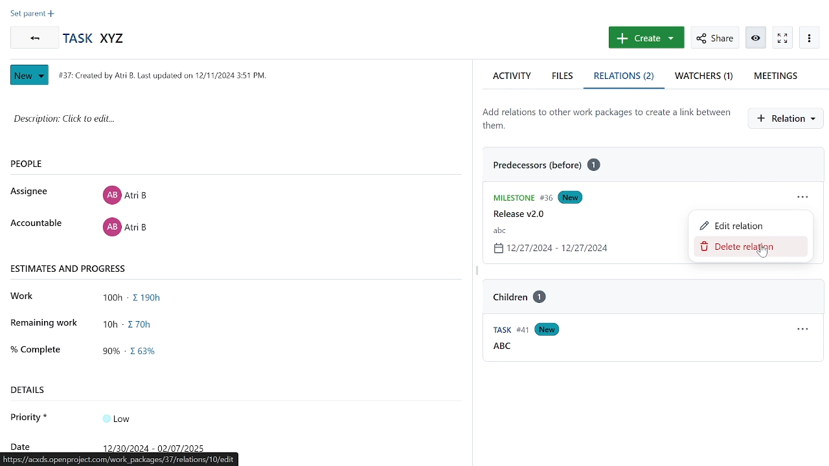 This screenshot has height=466, width=829. What do you see at coordinates (750, 225) in the screenshot?
I see `edit relation` at bounding box center [750, 225].